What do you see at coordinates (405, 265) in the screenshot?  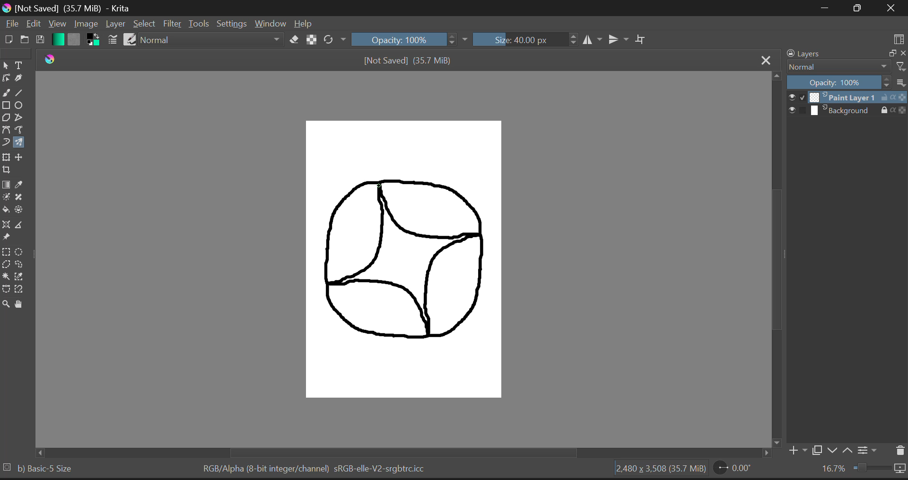 I see `Mandala Design` at bounding box center [405, 265].